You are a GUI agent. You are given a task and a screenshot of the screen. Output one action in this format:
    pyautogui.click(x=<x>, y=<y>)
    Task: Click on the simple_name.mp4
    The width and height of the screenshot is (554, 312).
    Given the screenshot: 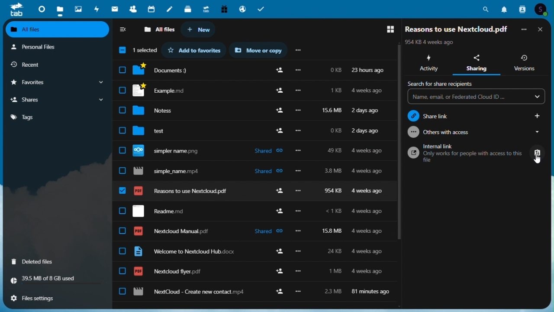 What is the action you would take?
    pyautogui.click(x=170, y=171)
    